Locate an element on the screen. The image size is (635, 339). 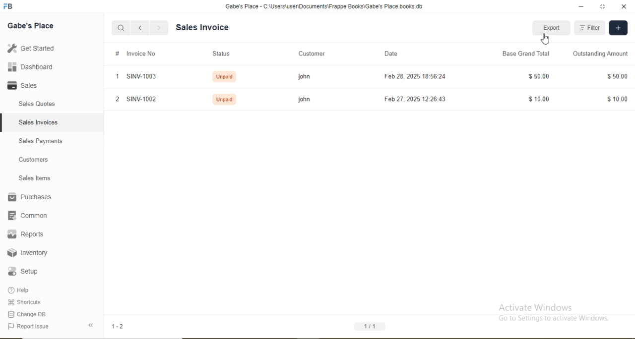
Reports is located at coordinates (25, 233).